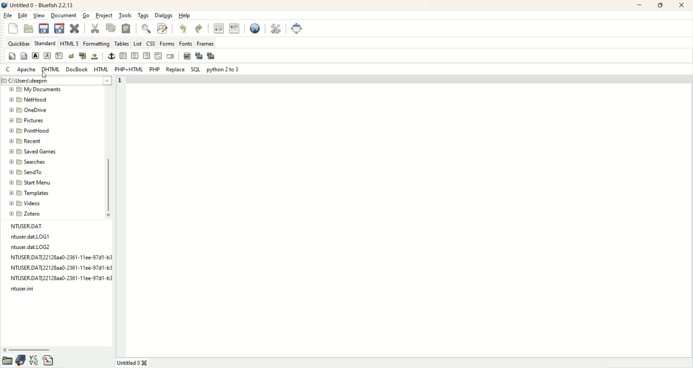 The width and height of the screenshot is (693, 368). Describe the element at coordinates (167, 43) in the screenshot. I see `forms` at that location.